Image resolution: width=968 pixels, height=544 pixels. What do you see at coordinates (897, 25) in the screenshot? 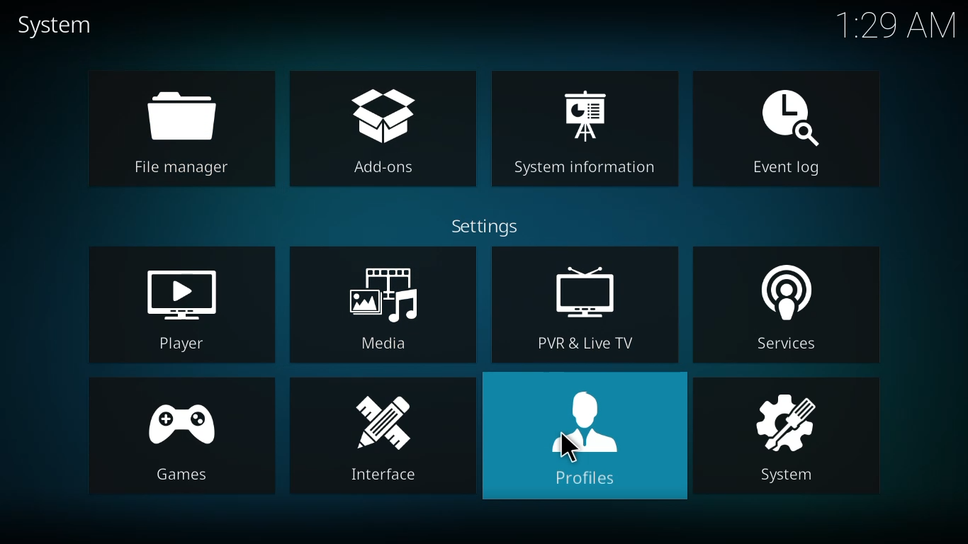
I see `time` at bounding box center [897, 25].